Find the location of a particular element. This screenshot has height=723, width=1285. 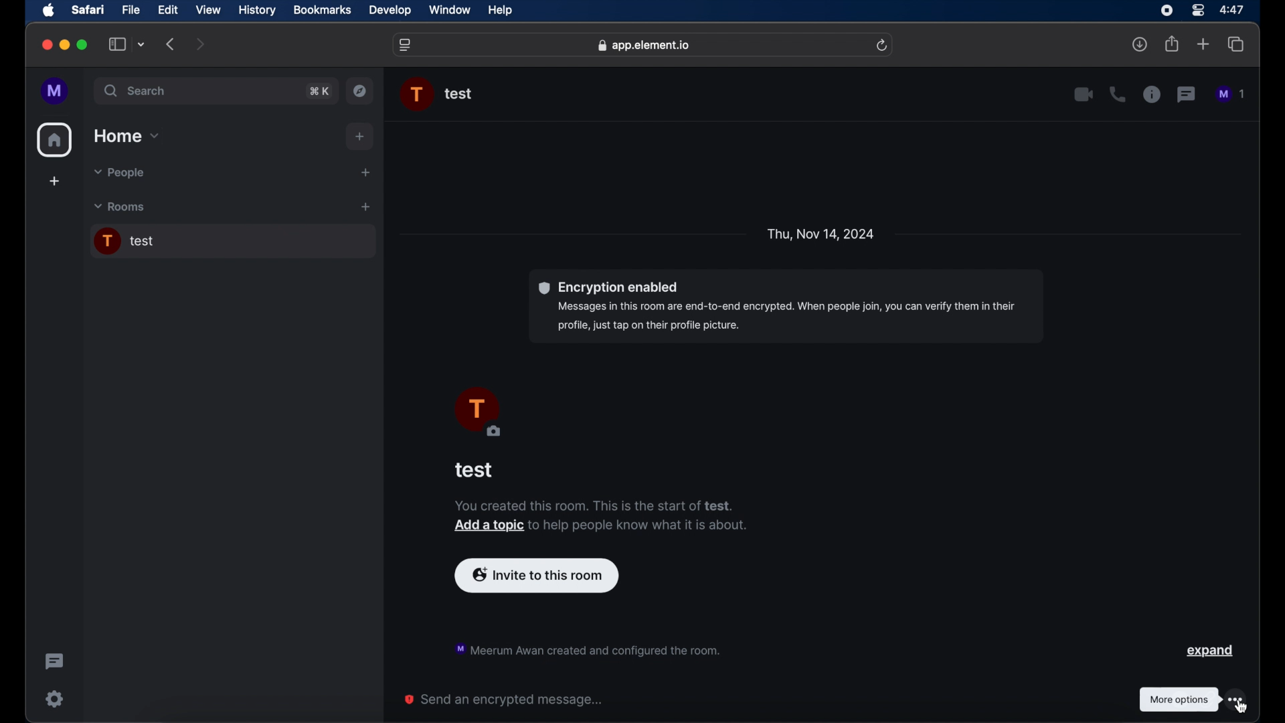

previous is located at coordinates (171, 44).